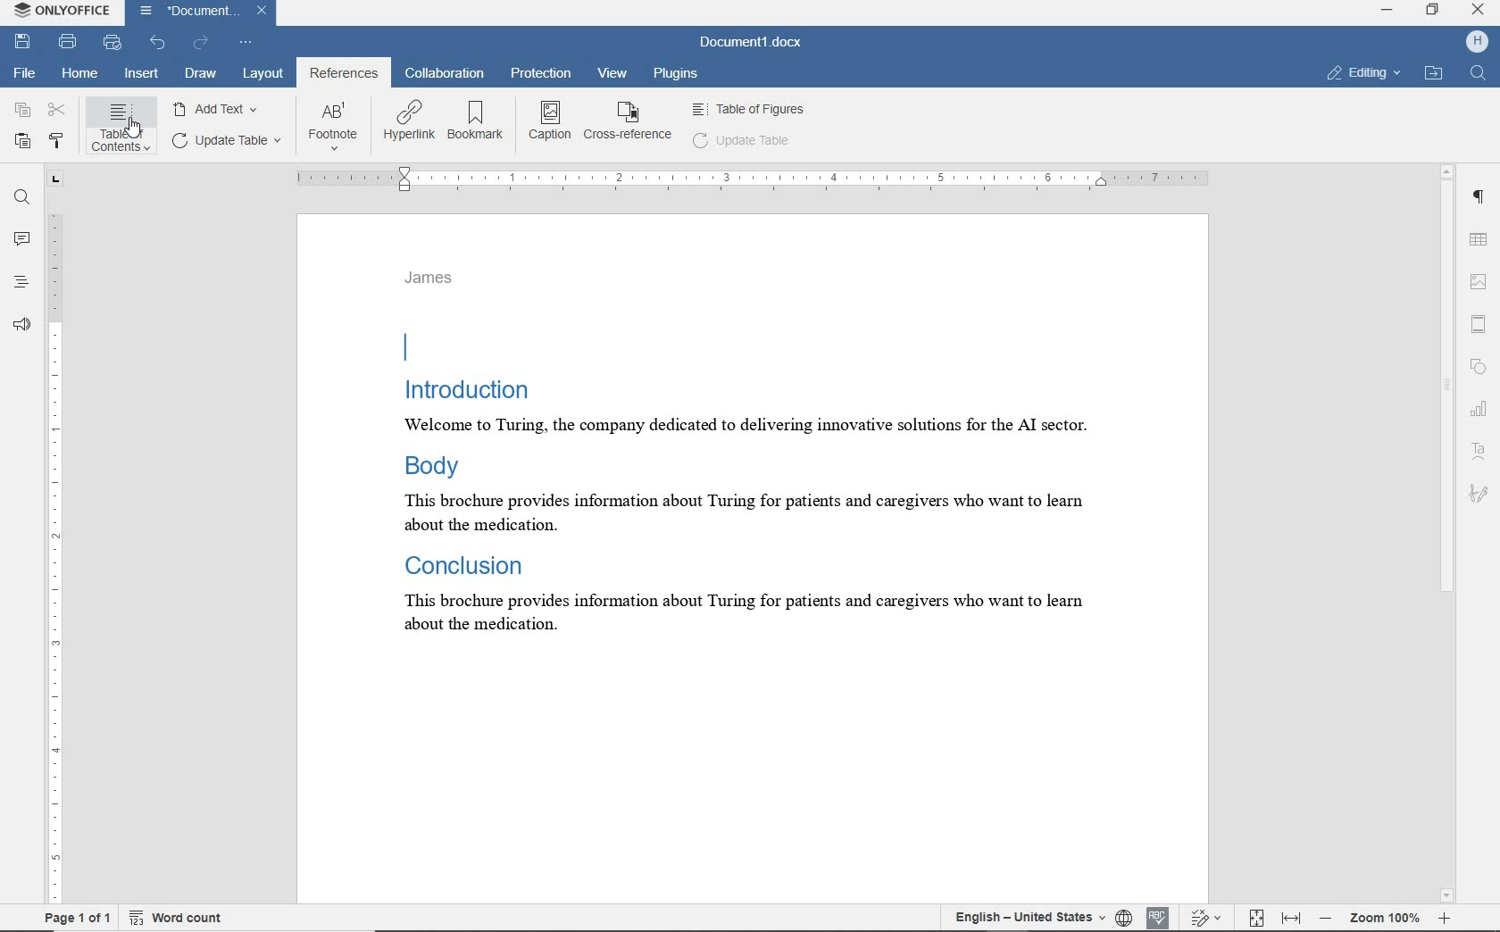  I want to click on update table, so click(745, 142).